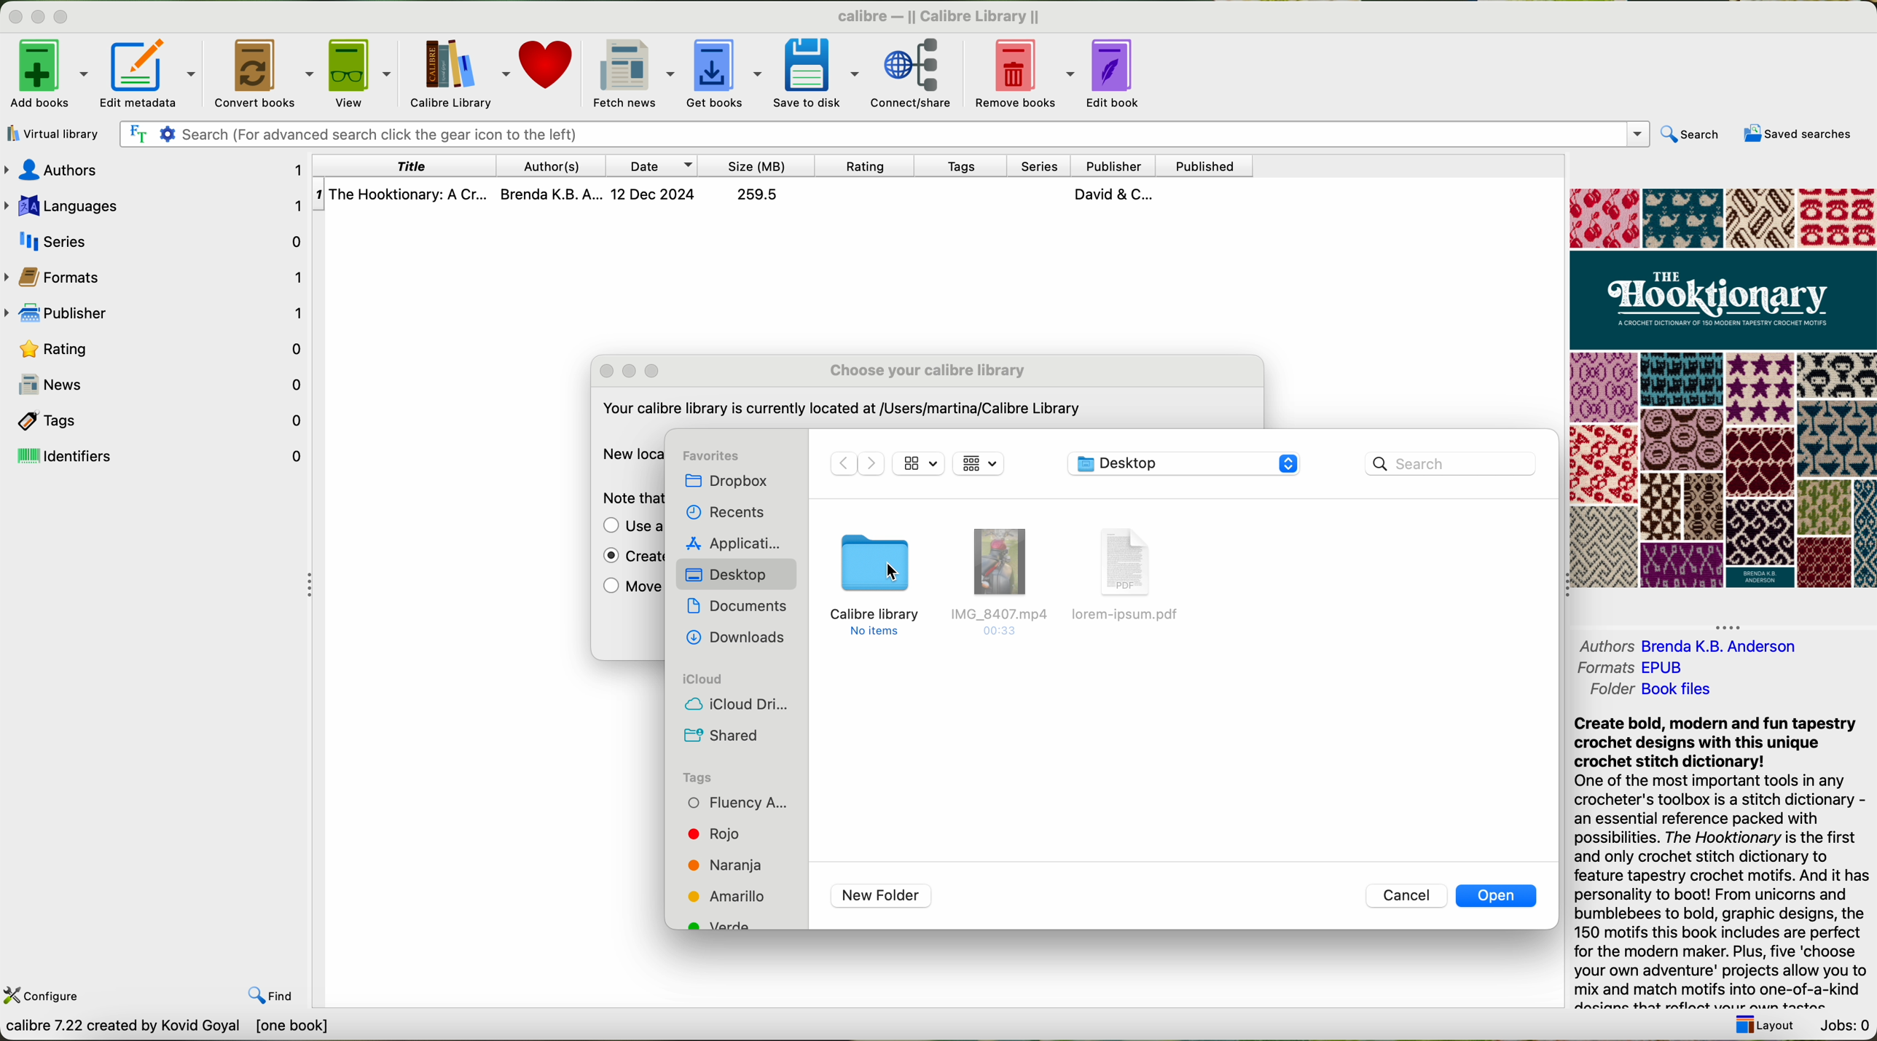 The height and width of the screenshot is (1041, 1877). Describe the element at coordinates (881, 897) in the screenshot. I see `new folder` at that location.